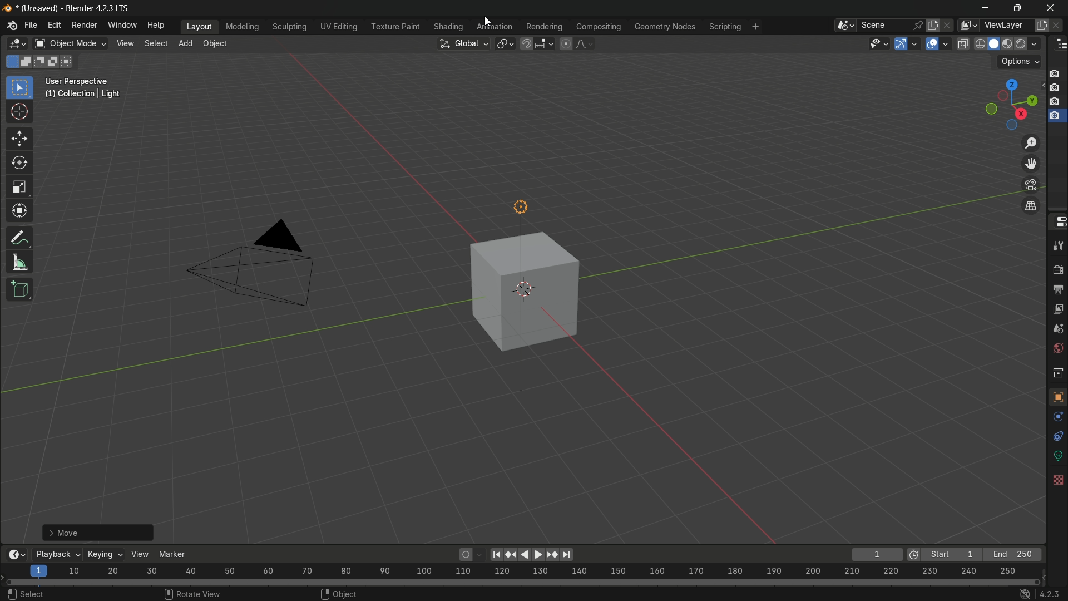 This screenshot has width=1068, height=601. What do you see at coordinates (1020, 61) in the screenshot?
I see `options` at bounding box center [1020, 61].